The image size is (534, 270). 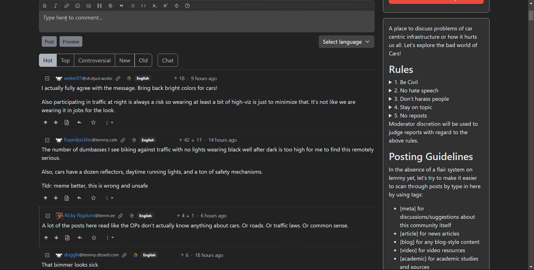 I want to click on upvote, so click(x=46, y=122).